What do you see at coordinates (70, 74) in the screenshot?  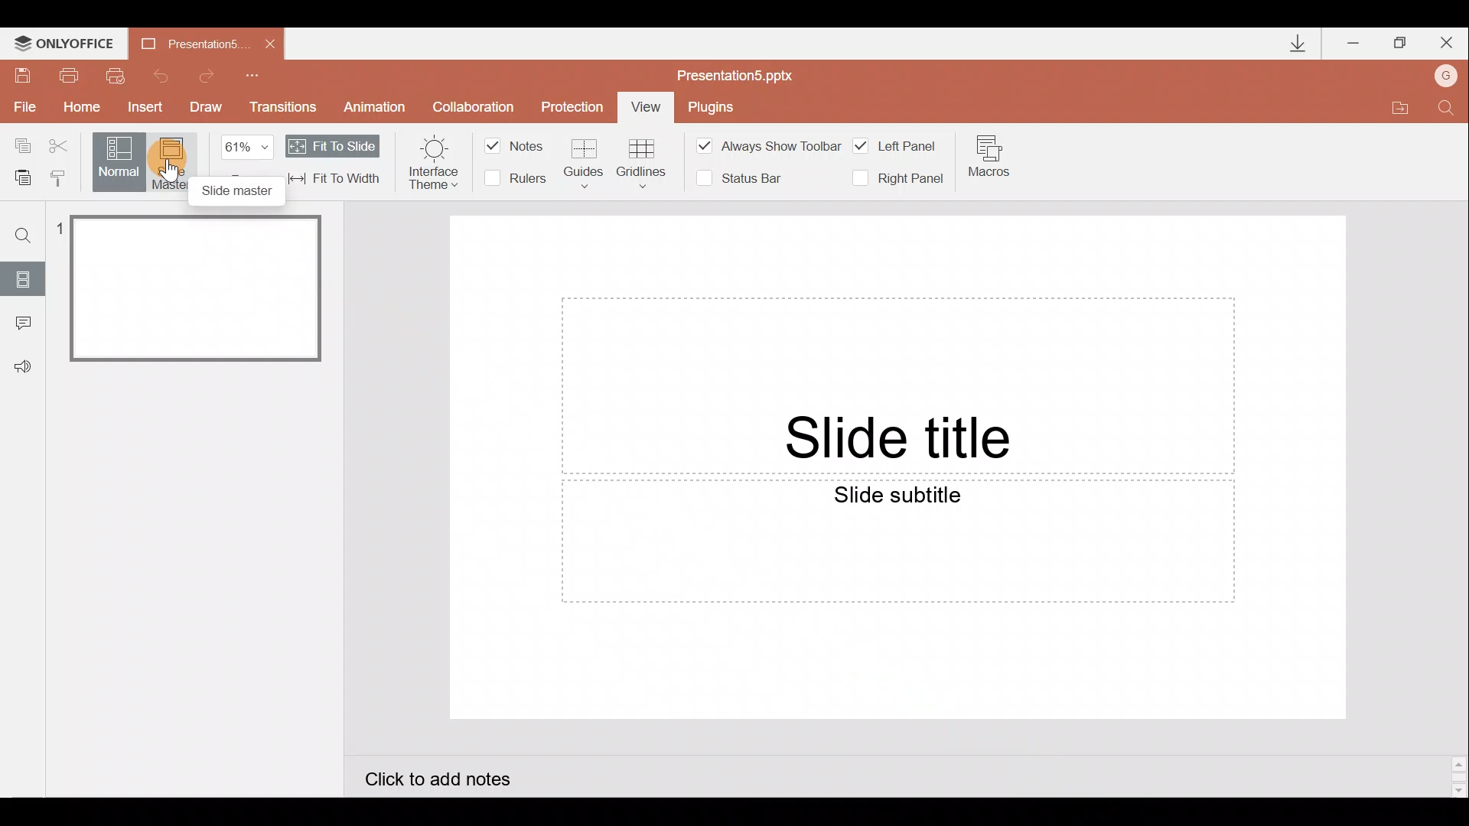 I see `Print file` at bounding box center [70, 74].